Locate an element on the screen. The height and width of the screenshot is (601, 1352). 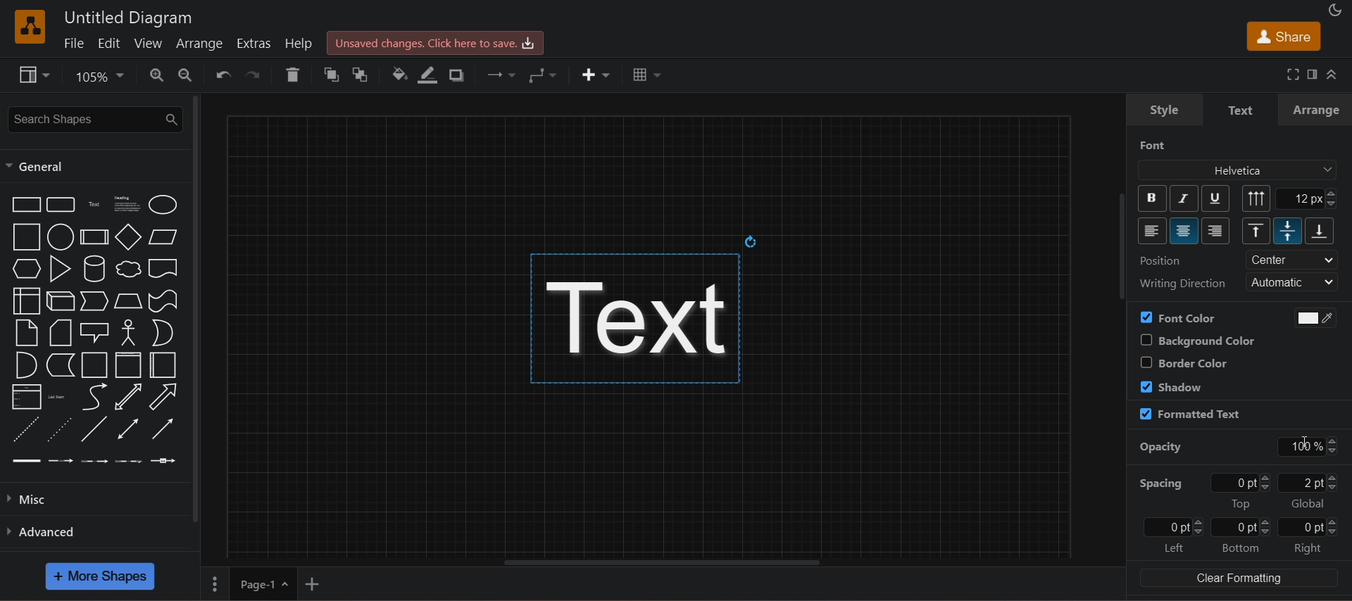
opacity is located at coordinates (1161, 448).